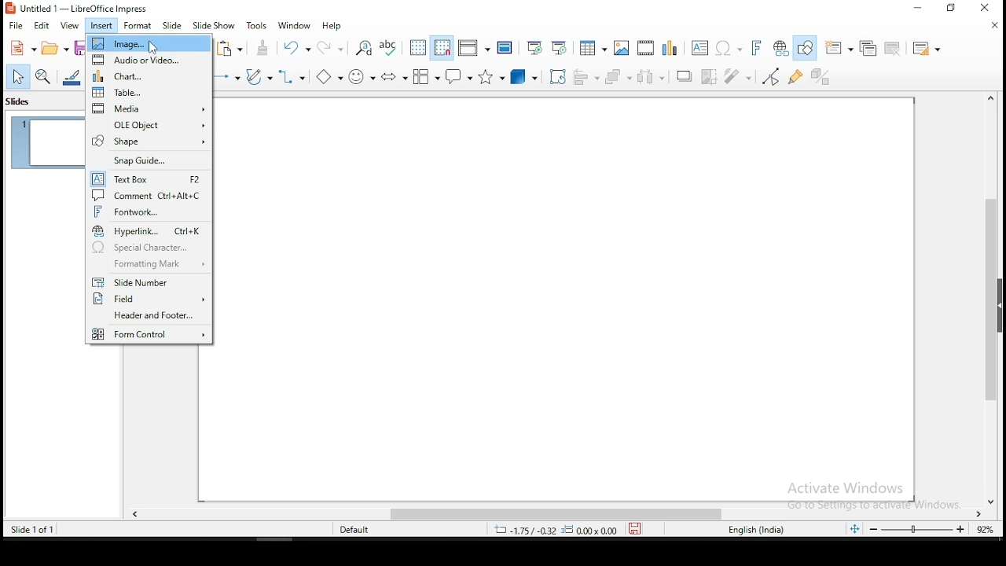  I want to click on 92%, so click(986, 531).